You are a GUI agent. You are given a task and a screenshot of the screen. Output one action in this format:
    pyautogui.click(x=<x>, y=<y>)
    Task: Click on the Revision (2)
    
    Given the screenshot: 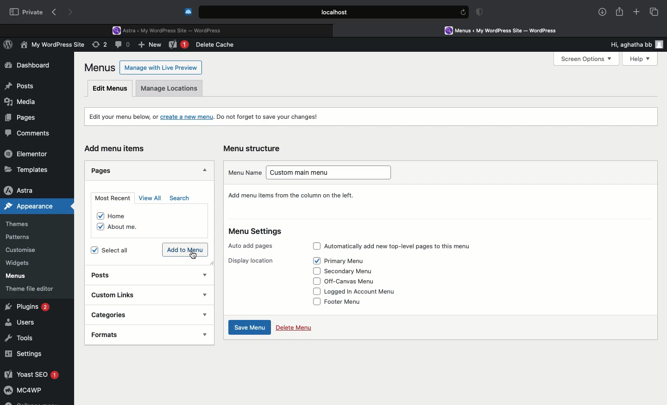 What is the action you would take?
    pyautogui.click(x=98, y=46)
    